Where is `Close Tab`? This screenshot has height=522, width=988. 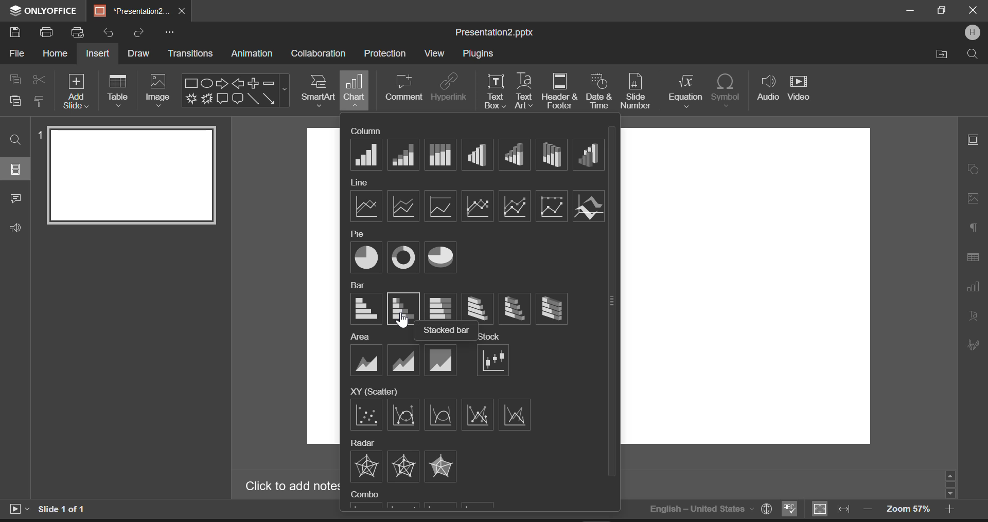 Close Tab is located at coordinates (183, 11).